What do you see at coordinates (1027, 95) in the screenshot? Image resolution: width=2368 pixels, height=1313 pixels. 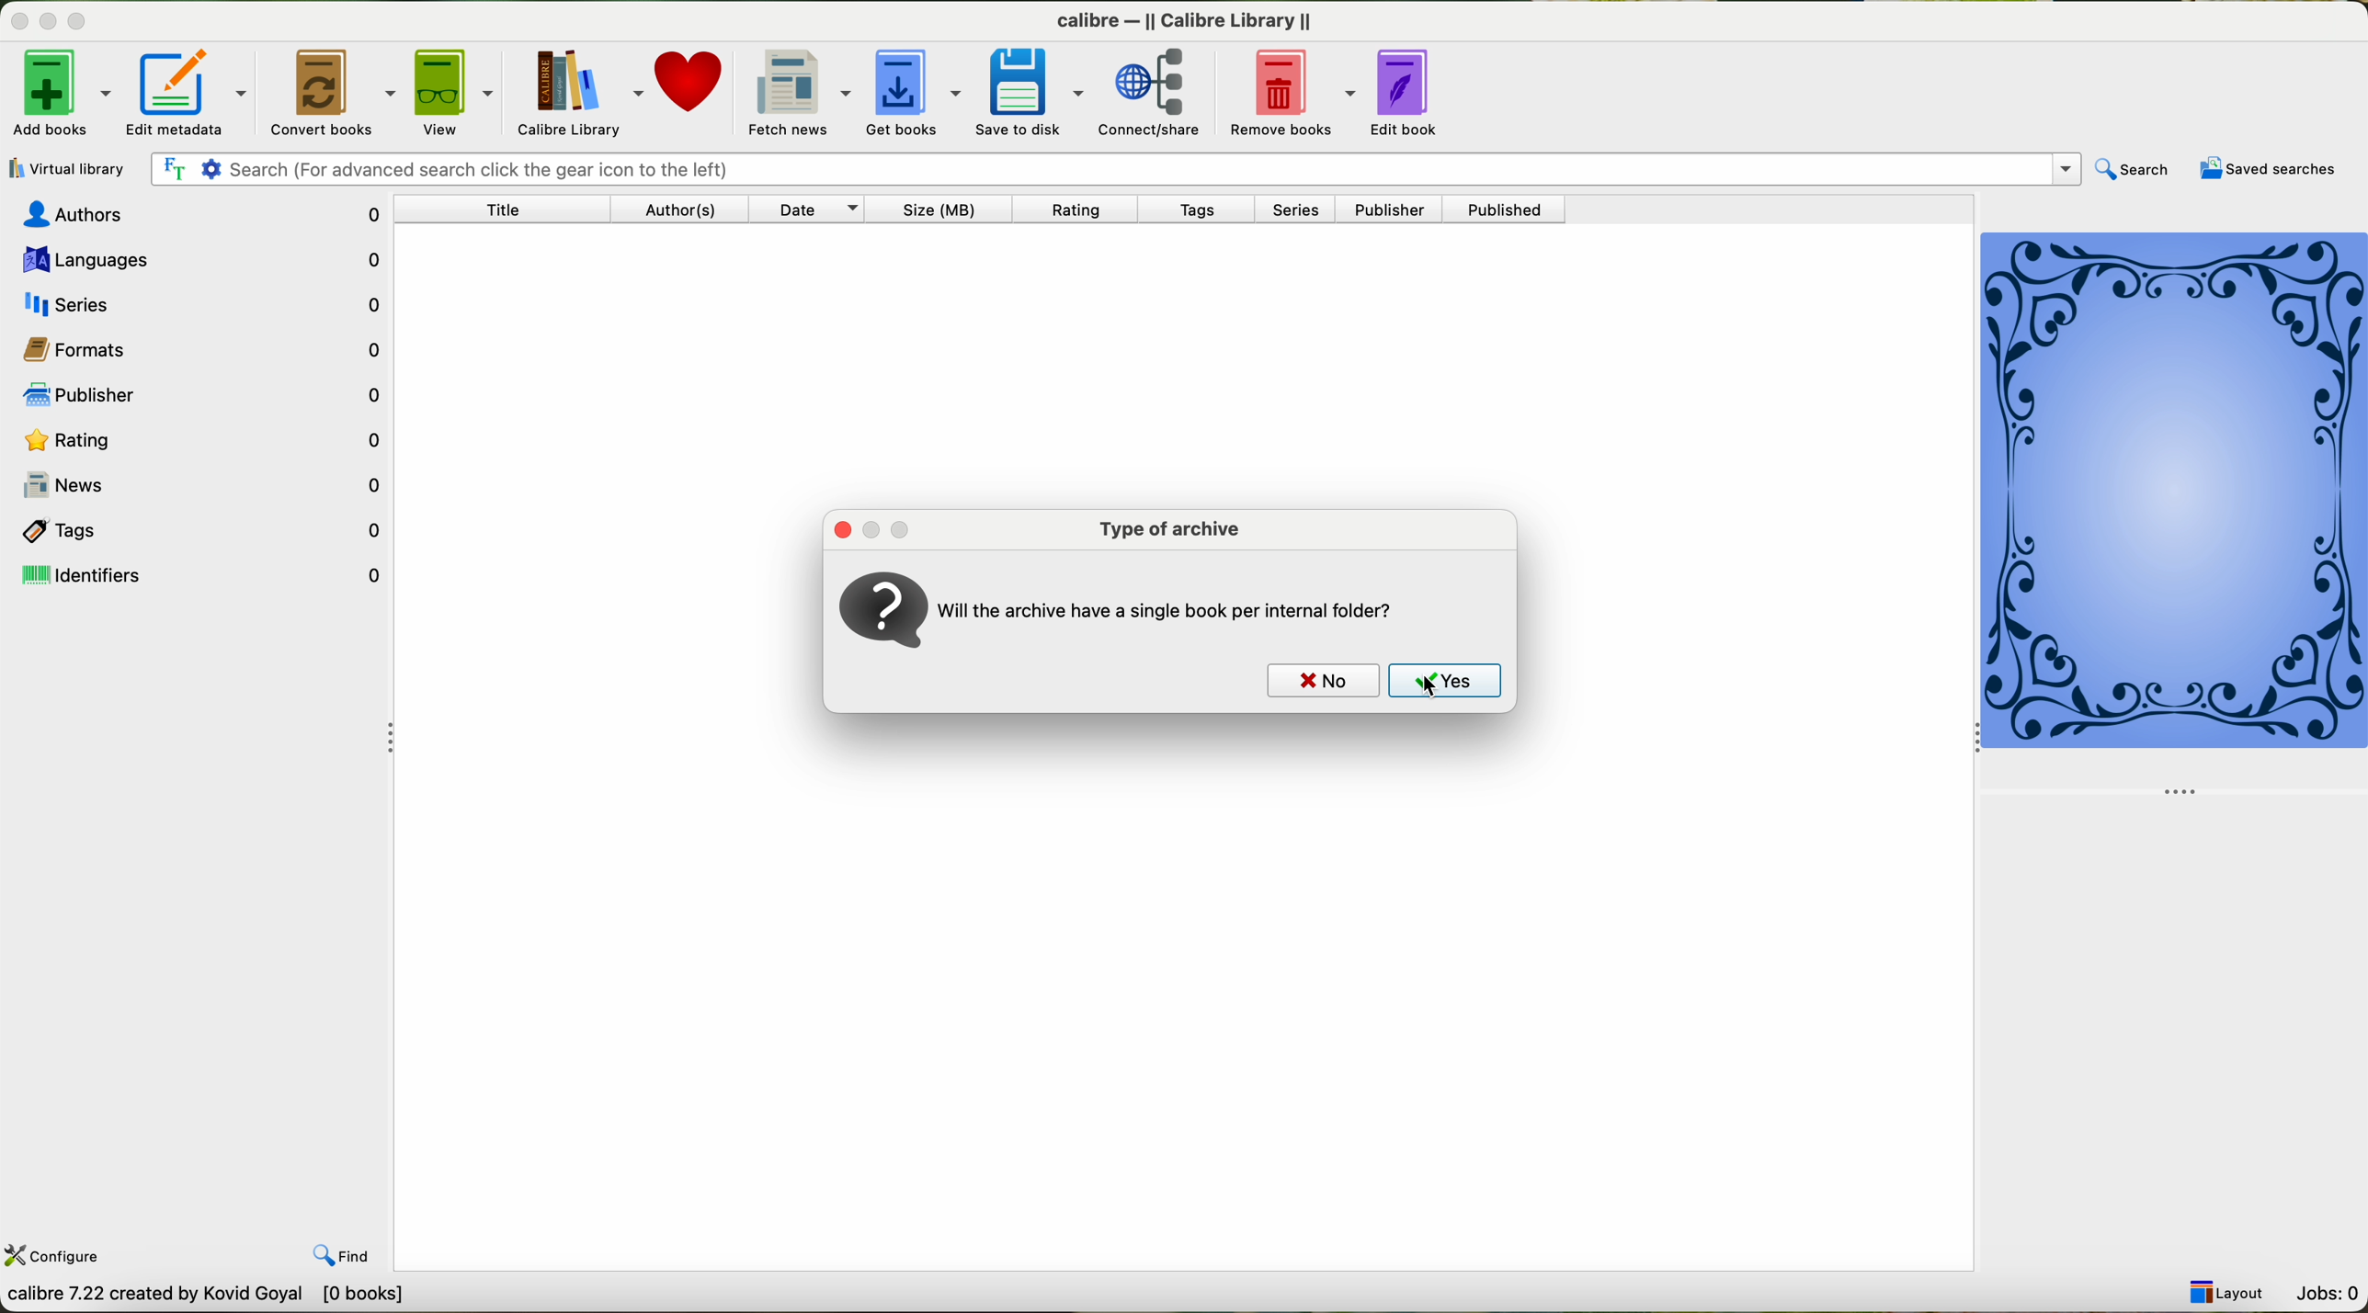 I see `save to disk` at bounding box center [1027, 95].